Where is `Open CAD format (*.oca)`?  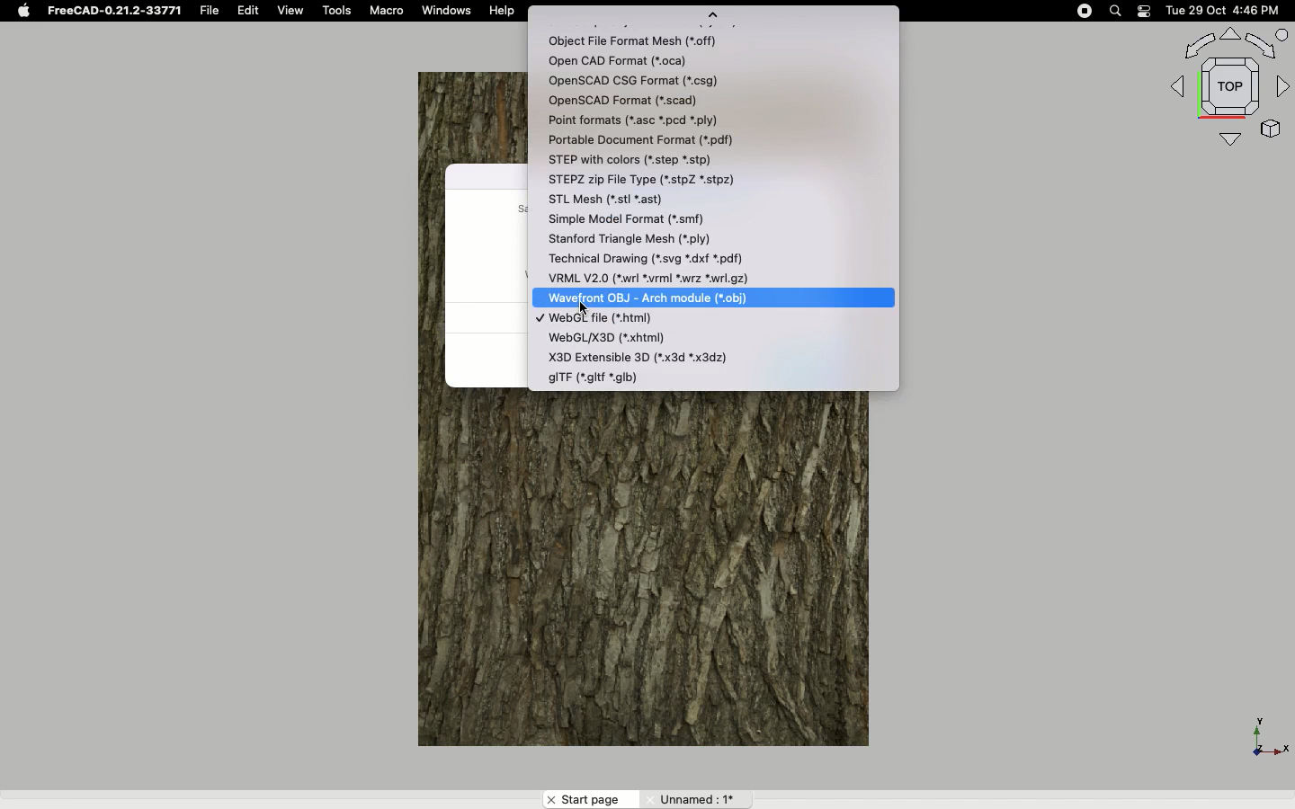
Open CAD format (*.oca) is located at coordinates (621, 61).